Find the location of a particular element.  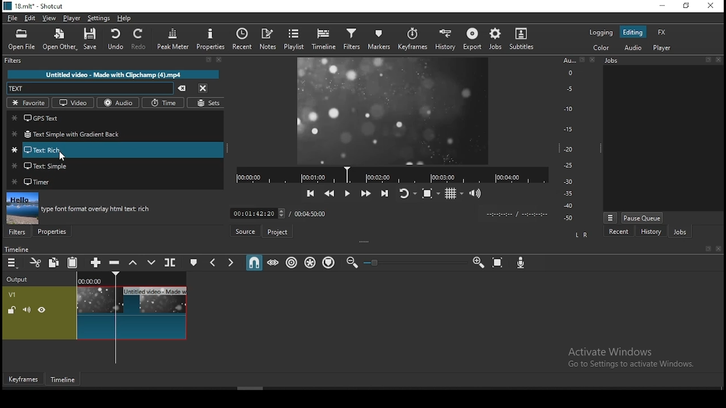

minimize is located at coordinates (664, 5).